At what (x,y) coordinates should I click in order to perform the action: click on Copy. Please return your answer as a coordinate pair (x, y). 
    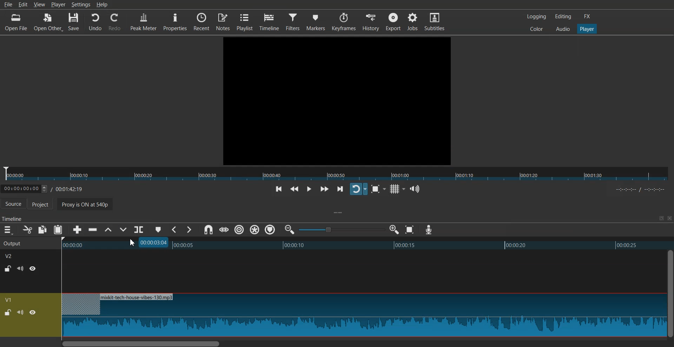
    Looking at the image, I should click on (43, 230).